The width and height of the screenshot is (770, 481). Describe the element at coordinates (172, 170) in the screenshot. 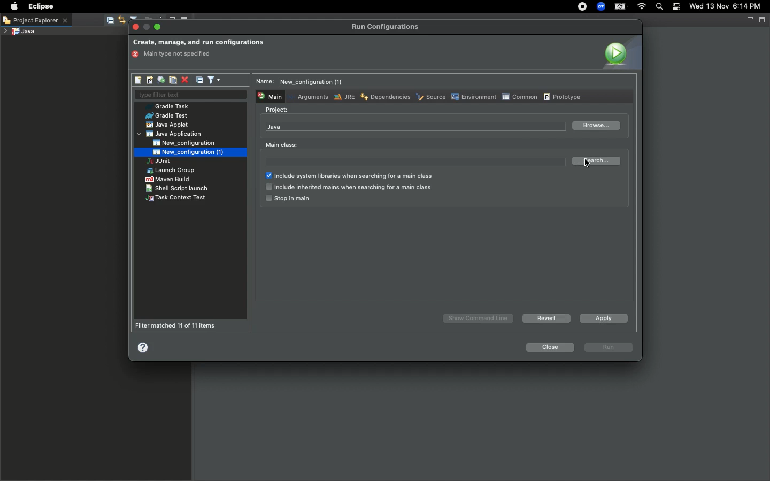

I see `Launch group` at that location.